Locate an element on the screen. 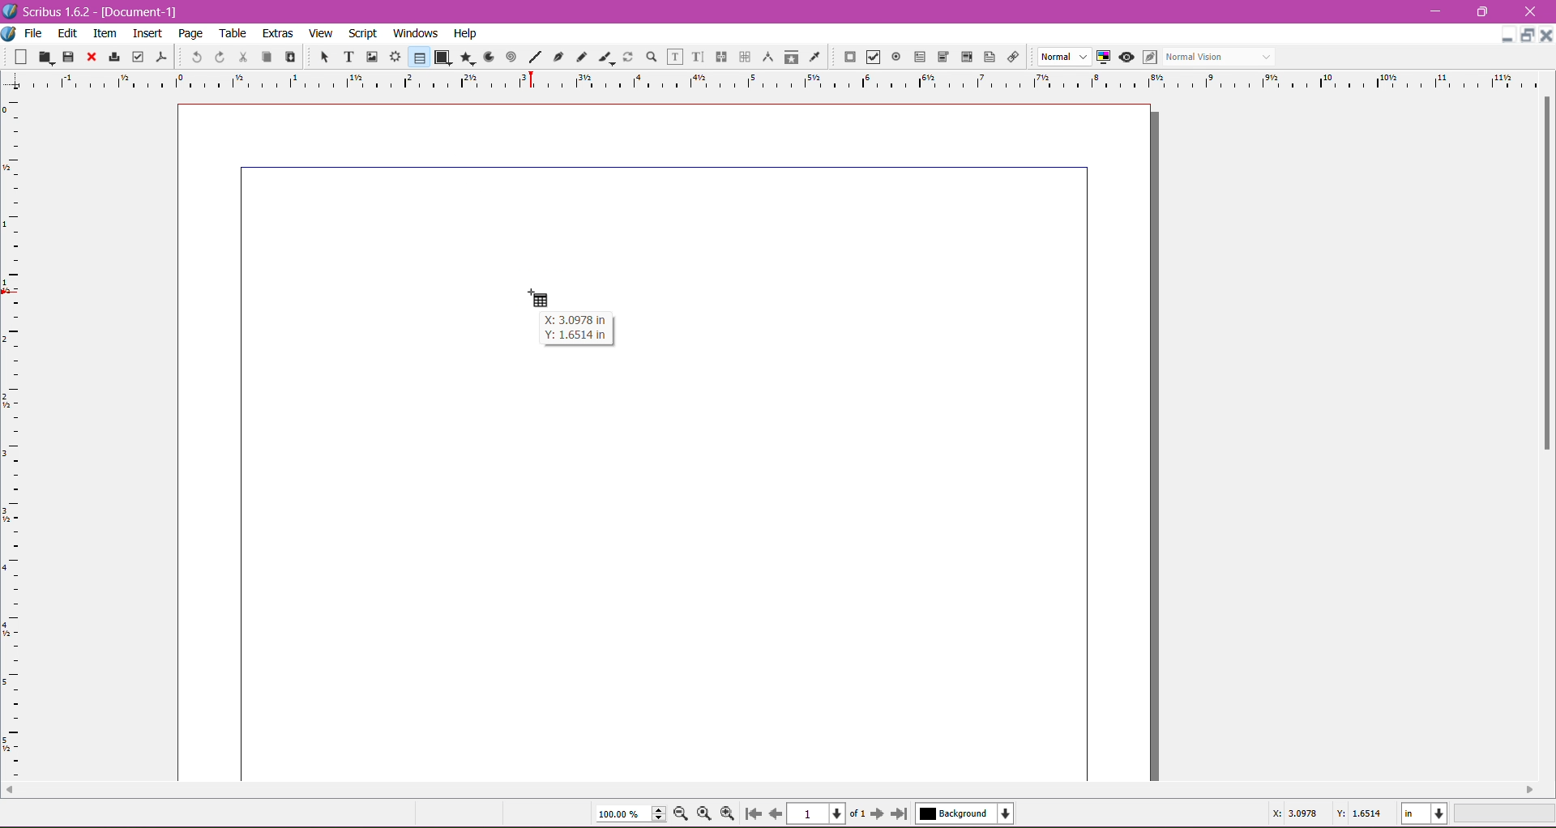  Copy is located at coordinates (264, 56).